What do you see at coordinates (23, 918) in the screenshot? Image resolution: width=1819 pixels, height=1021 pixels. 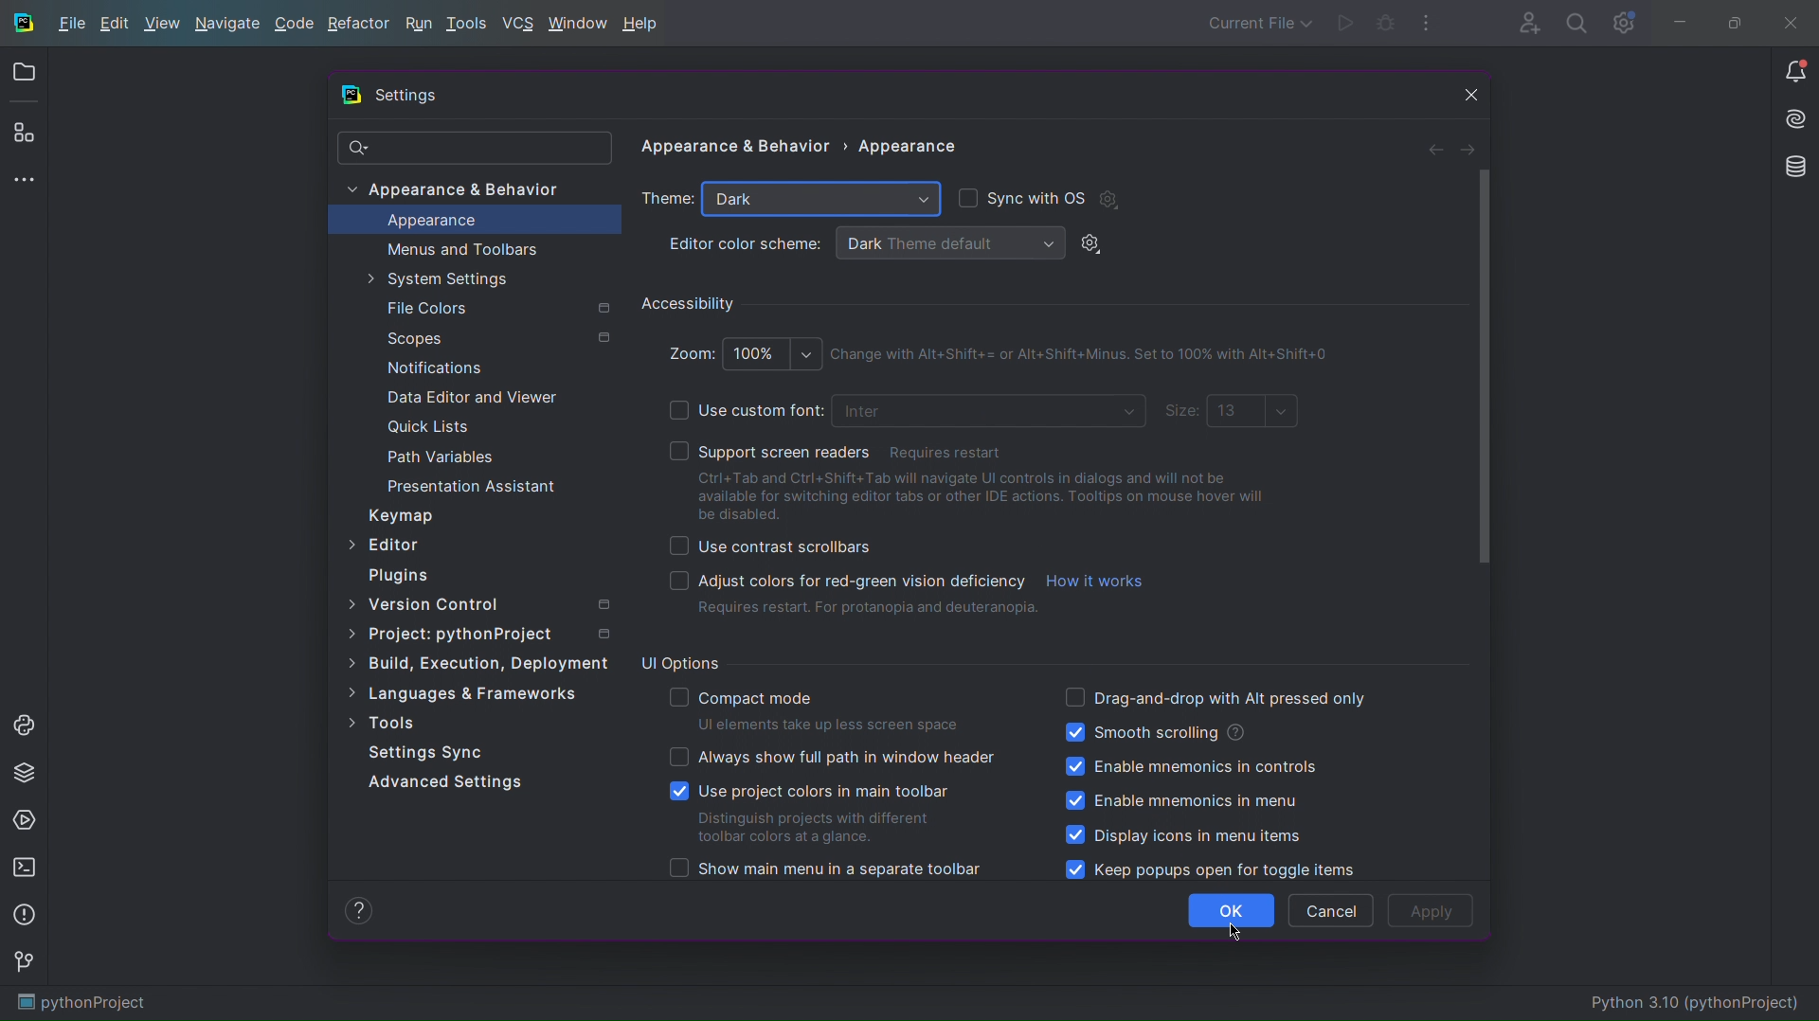 I see `Problems` at bounding box center [23, 918].